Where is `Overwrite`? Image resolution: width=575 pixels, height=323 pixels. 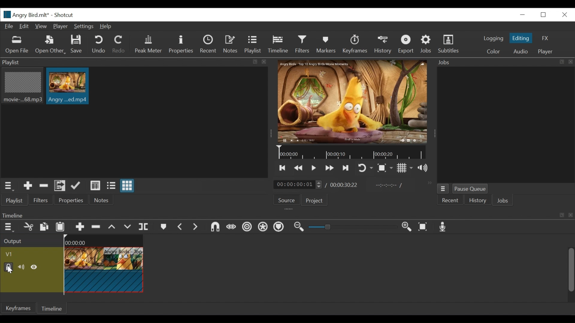 Overwrite is located at coordinates (128, 227).